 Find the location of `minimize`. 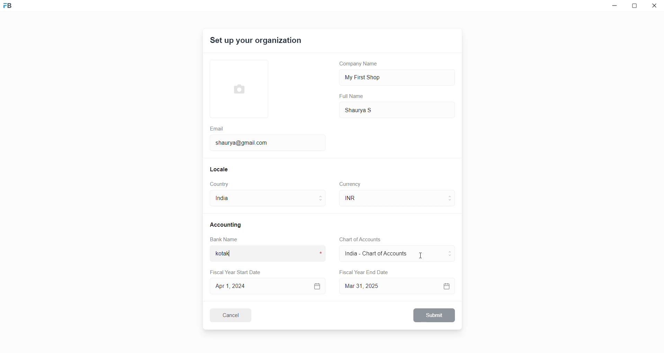

minimize is located at coordinates (613, 7).